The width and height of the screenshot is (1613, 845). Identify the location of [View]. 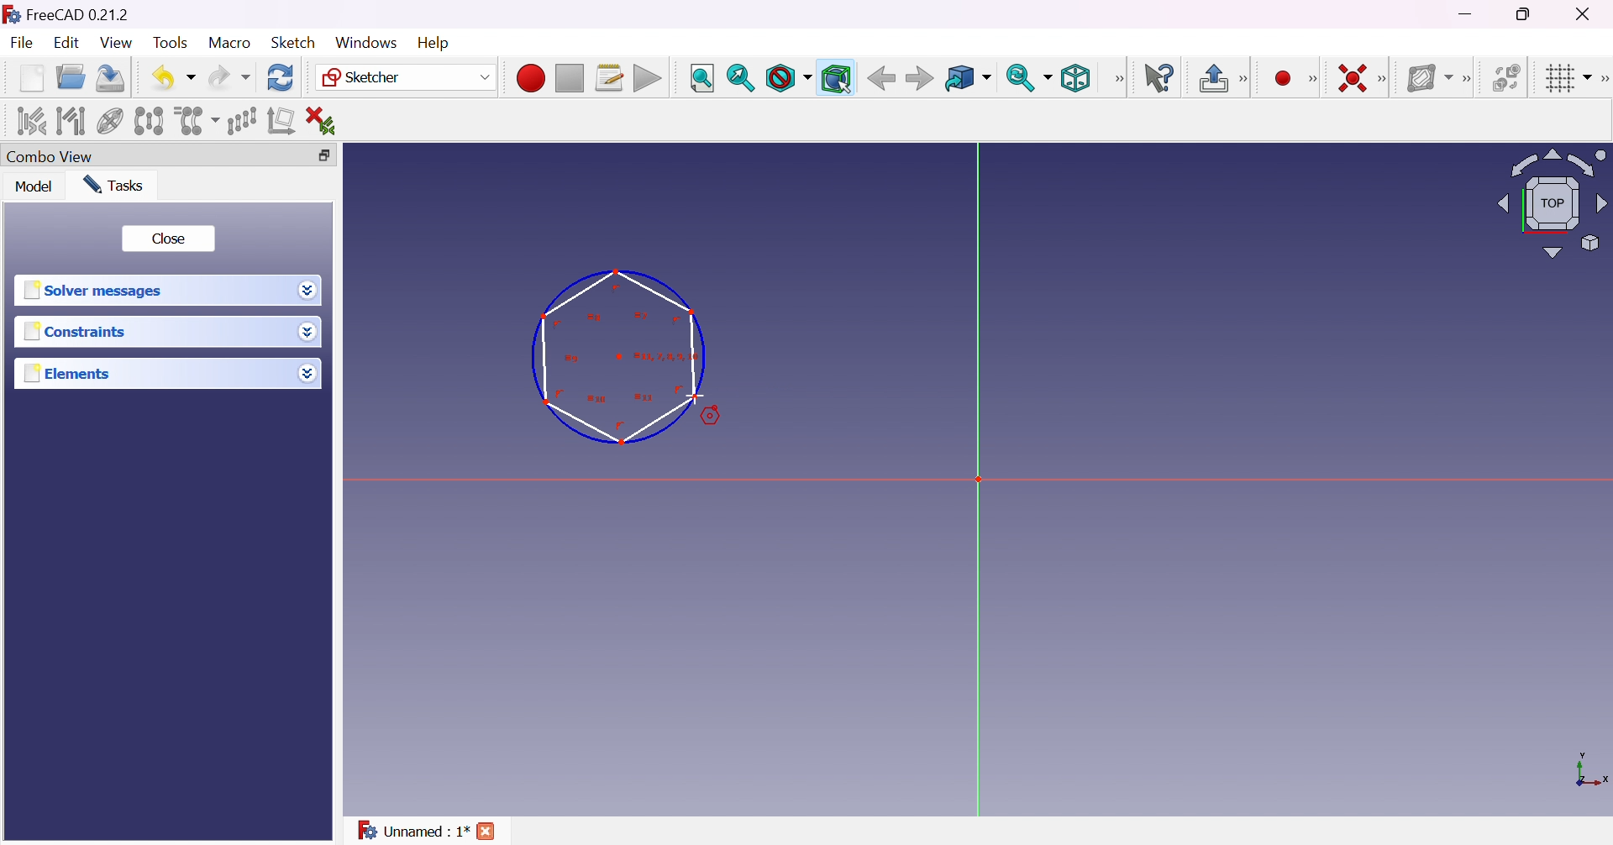
(1118, 79).